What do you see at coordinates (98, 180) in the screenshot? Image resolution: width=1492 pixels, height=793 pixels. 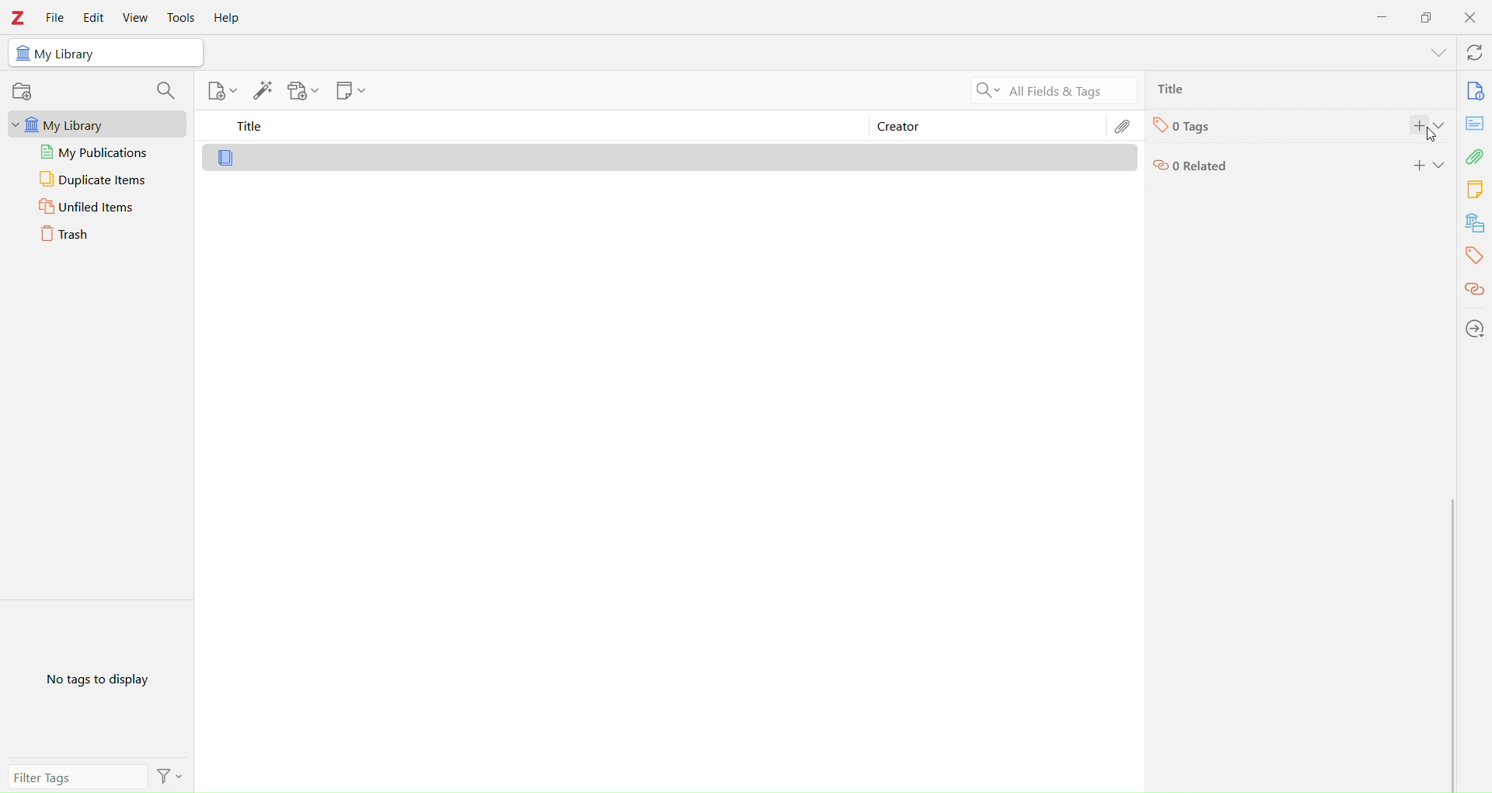 I see `Duplicate Items` at bounding box center [98, 180].